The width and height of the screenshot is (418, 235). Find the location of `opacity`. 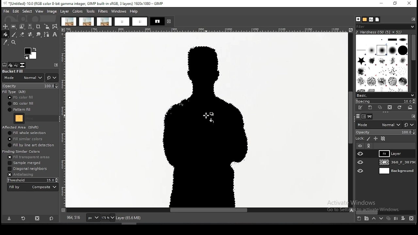

opacity is located at coordinates (31, 86).